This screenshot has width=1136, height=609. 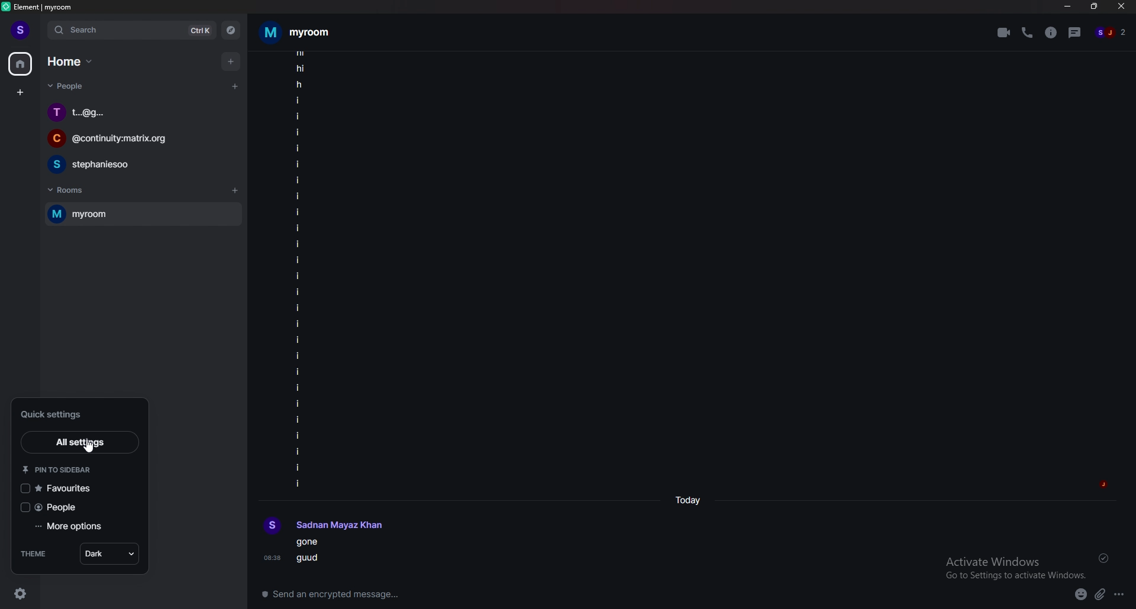 I want to click on quick settings, so click(x=57, y=413).